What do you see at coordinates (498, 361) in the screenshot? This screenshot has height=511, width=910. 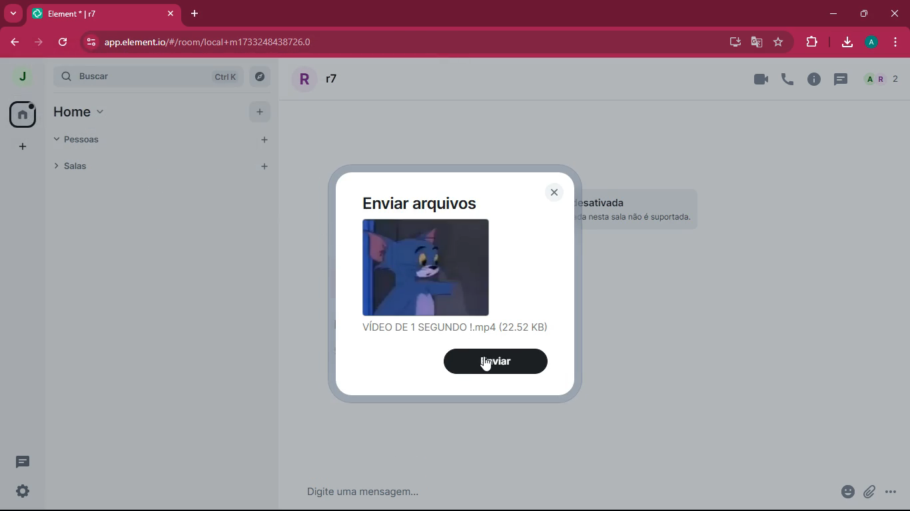 I see `ilaviar` at bounding box center [498, 361].